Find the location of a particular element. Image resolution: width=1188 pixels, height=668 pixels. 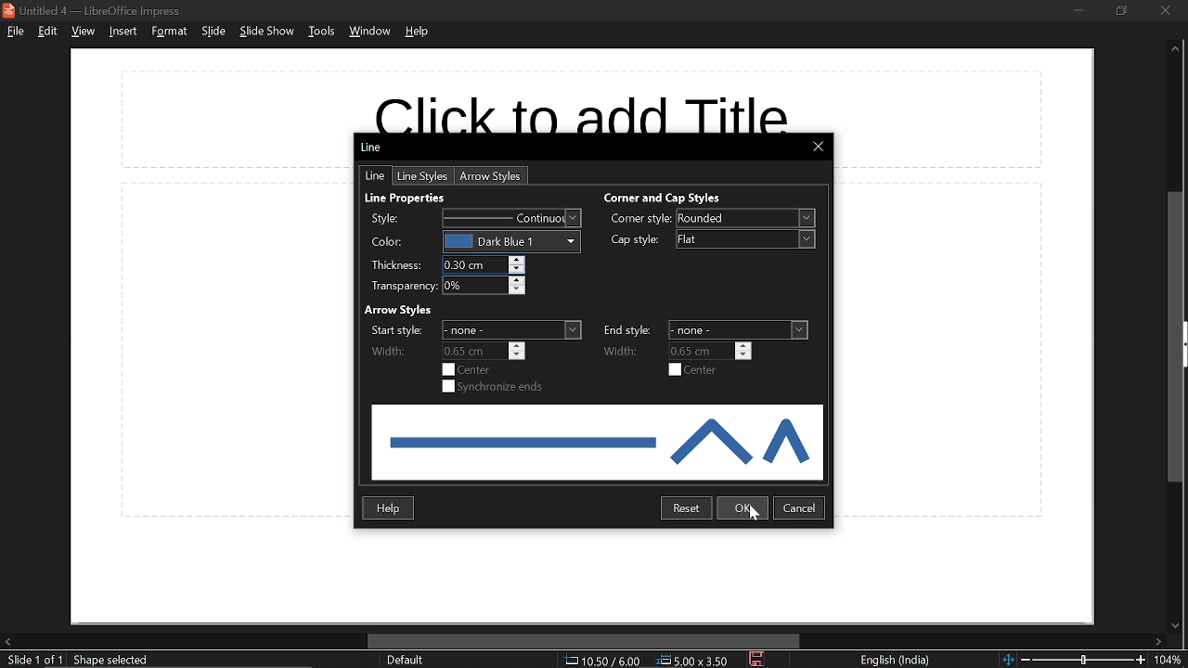

move left is located at coordinates (7, 640).